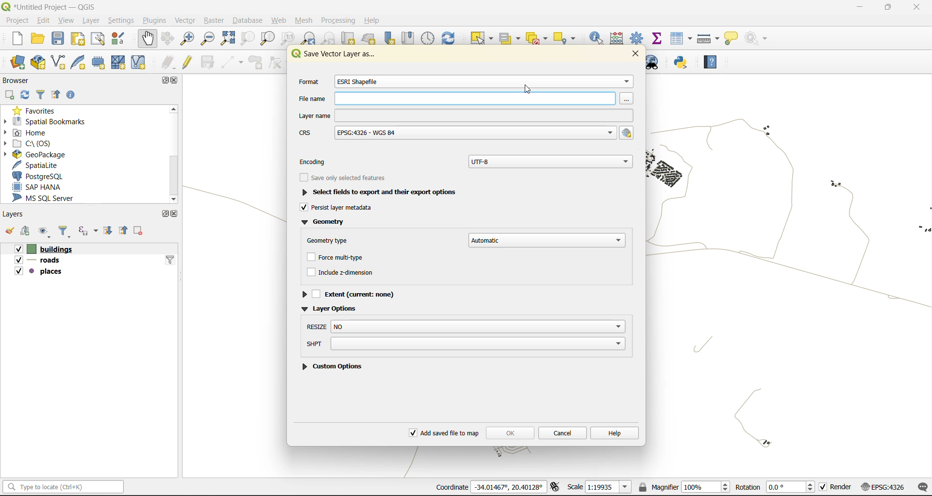 Image resolution: width=932 pixels, height=496 pixels. What do you see at coordinates (35, 144) in the screenshot?
I see `c\:os` at bounding box center [35, 144].